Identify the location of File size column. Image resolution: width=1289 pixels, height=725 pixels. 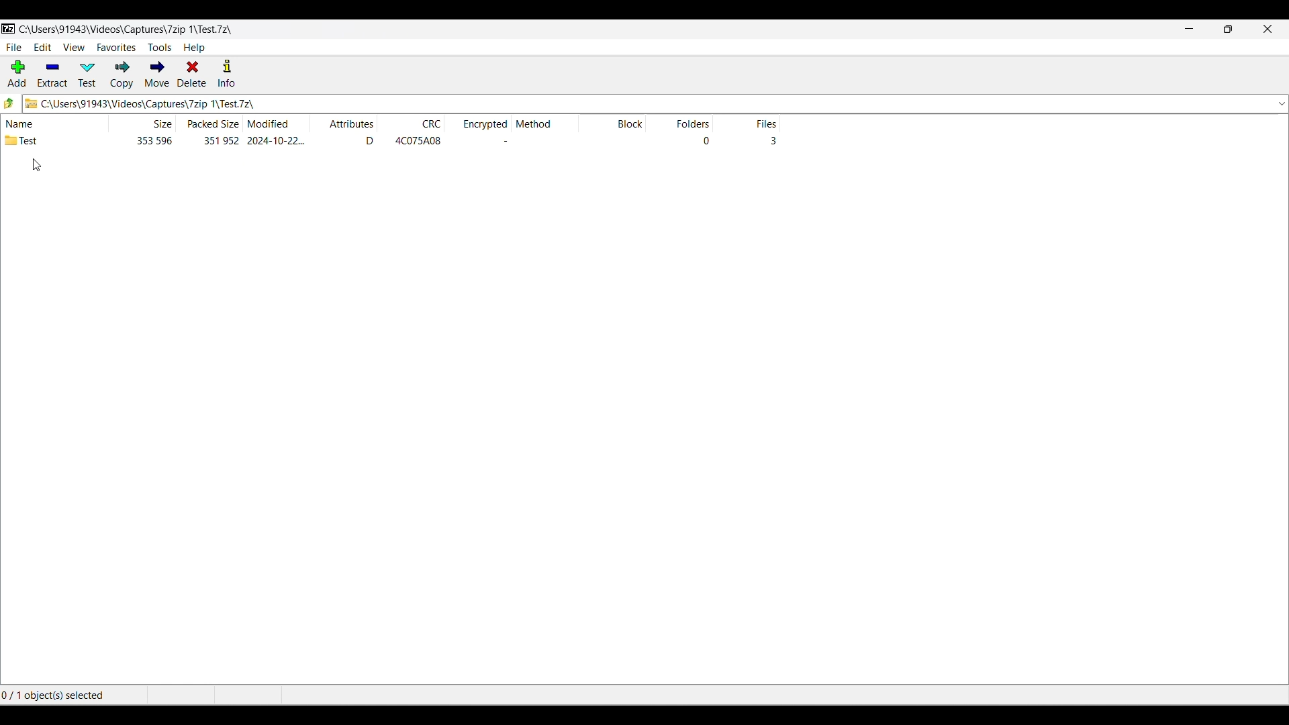
(152, 123).